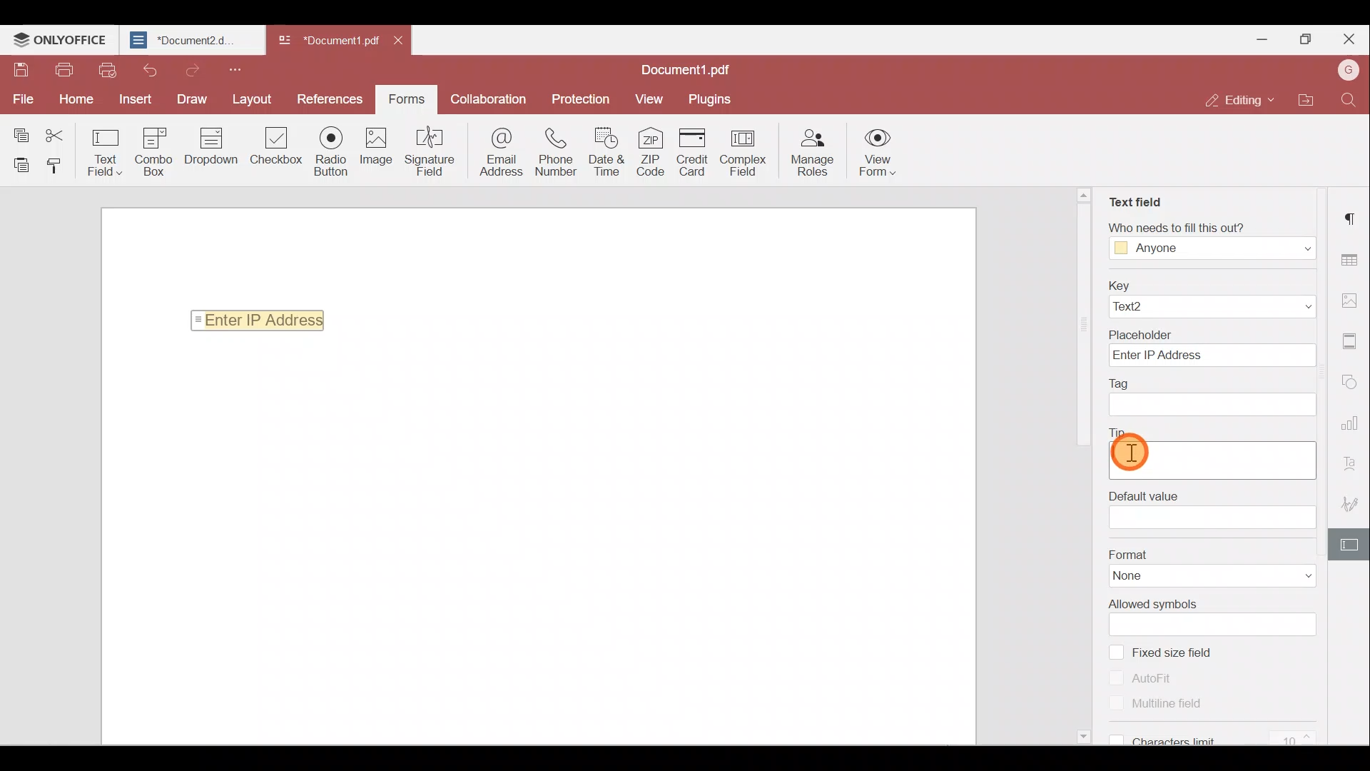 The height and width of the screenshot is (771, 1370). What do you see at coordinates (749, 151) in the screenshot?
I see `Complex field` at bounding box center [749, 151].